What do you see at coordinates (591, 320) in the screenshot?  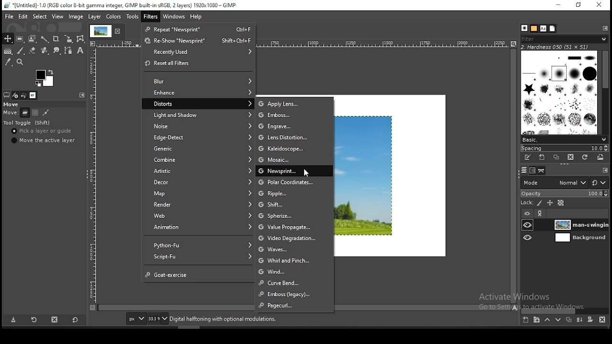 I see `add a mask` at bounding box center [591, 320].